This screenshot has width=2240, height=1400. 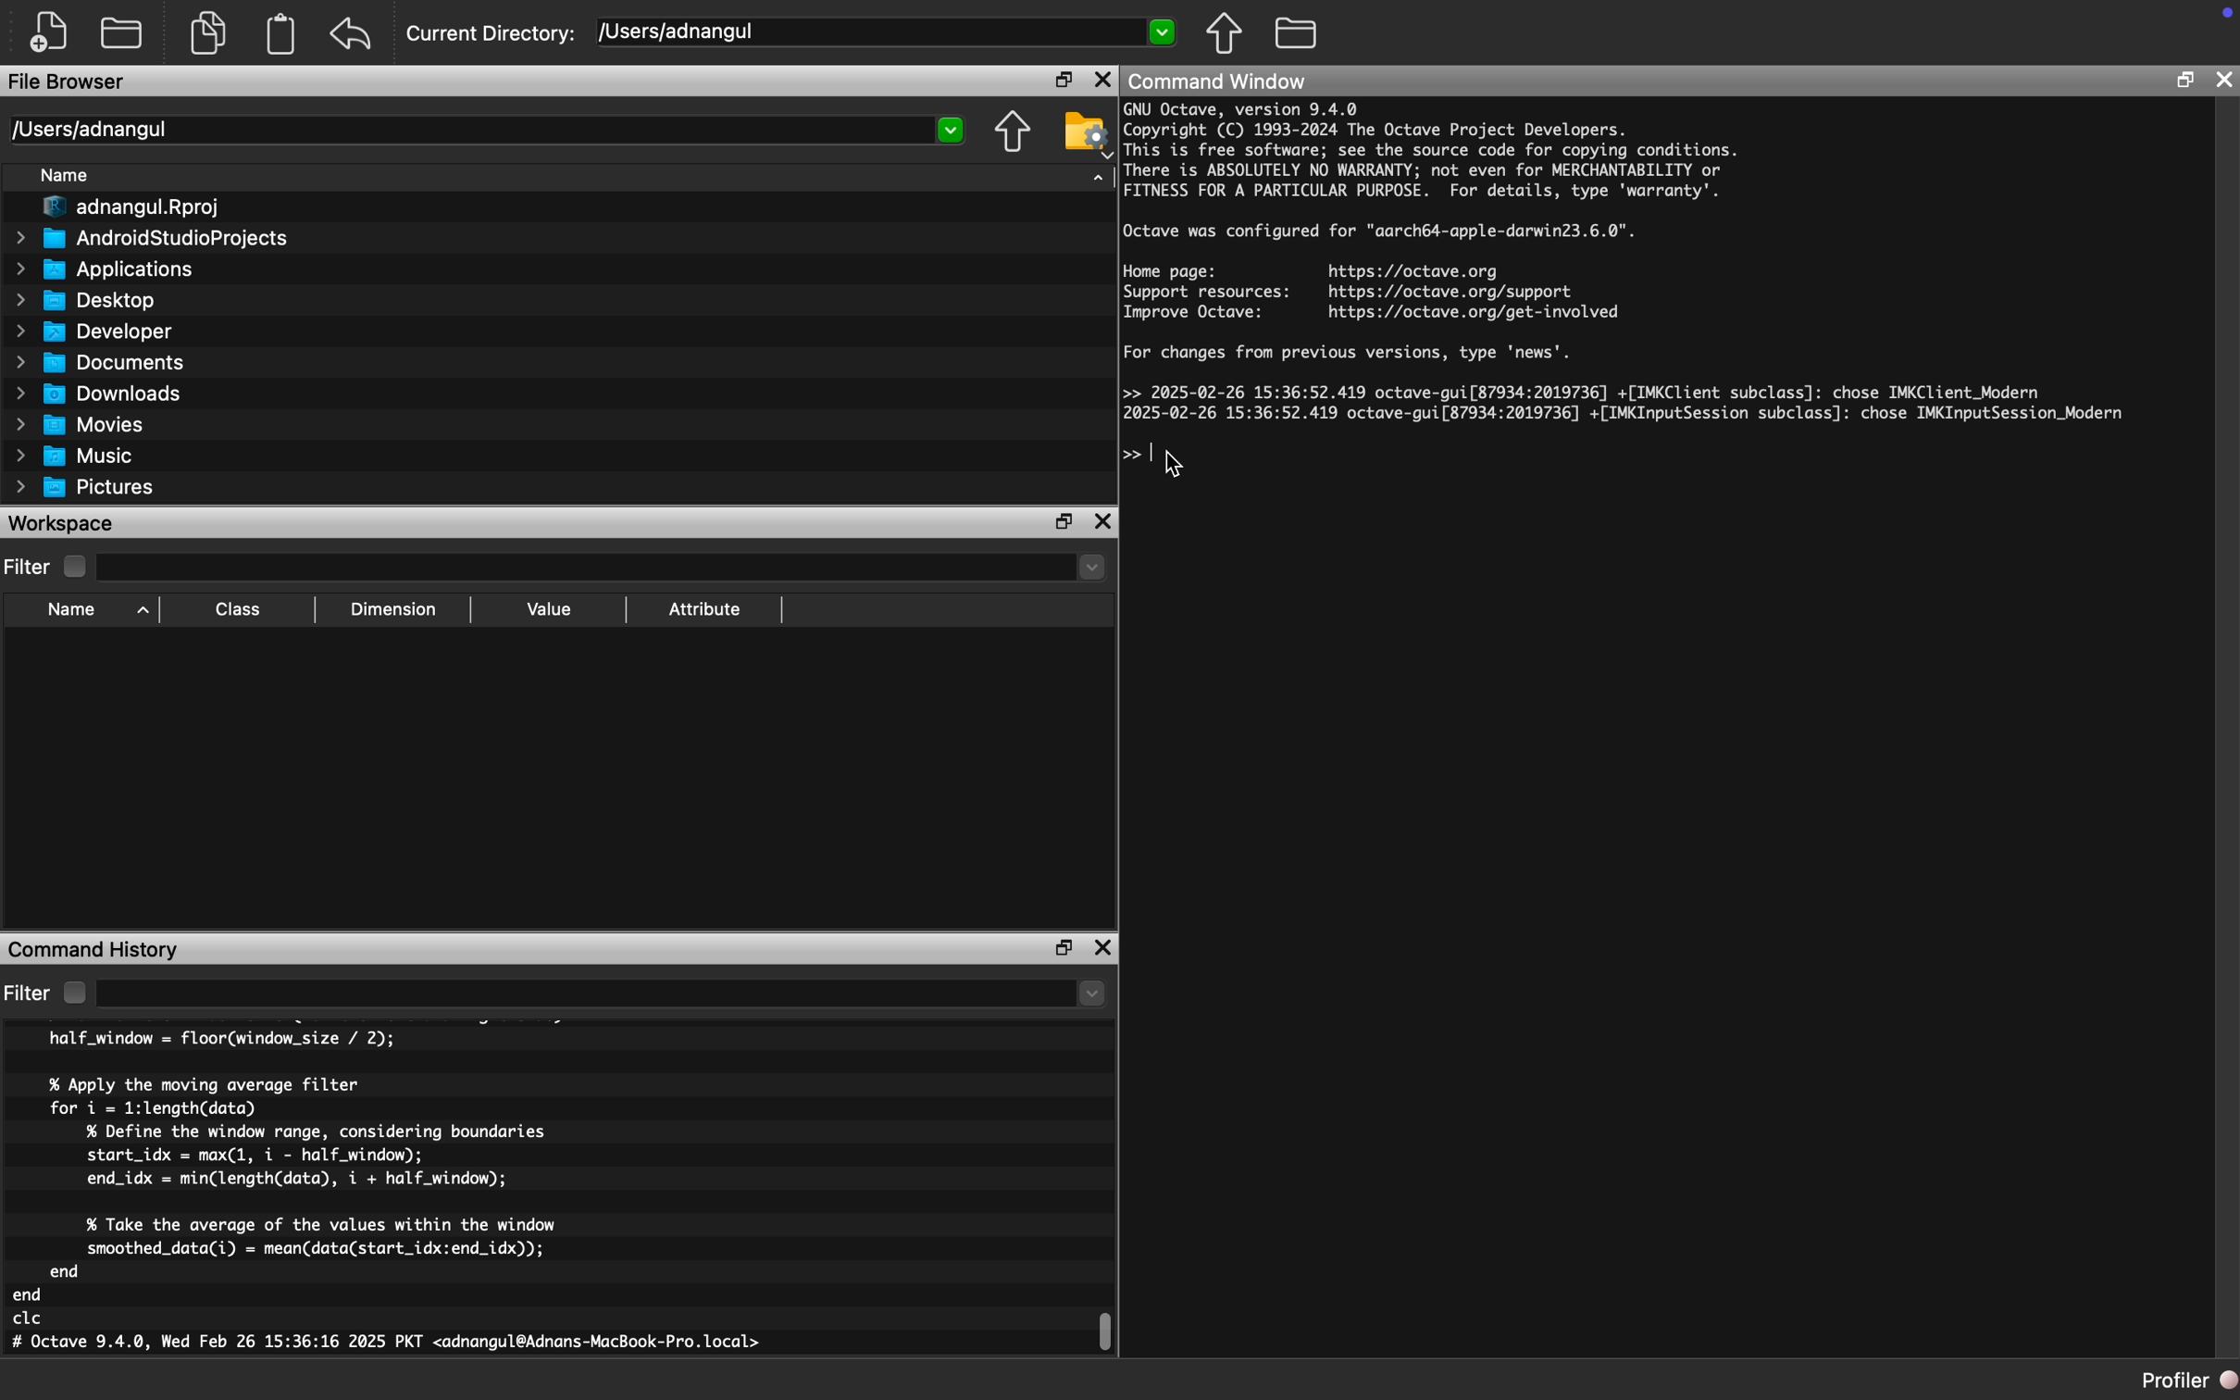 What do you see at coordinates (151, 239) in the screenshot?
I see `AndroidStudioProjects` at bounding box center [151, 239].